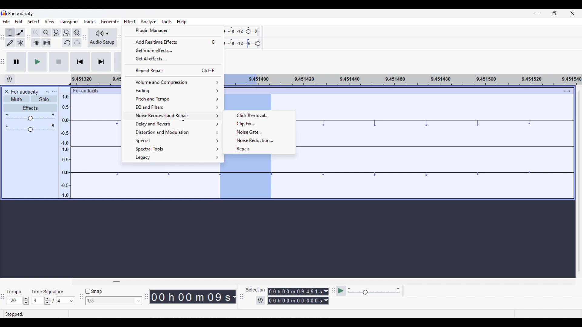  Describe the element at coordinates (190, 297) in the screenshot. I see `Current duration of playhead` at that location.